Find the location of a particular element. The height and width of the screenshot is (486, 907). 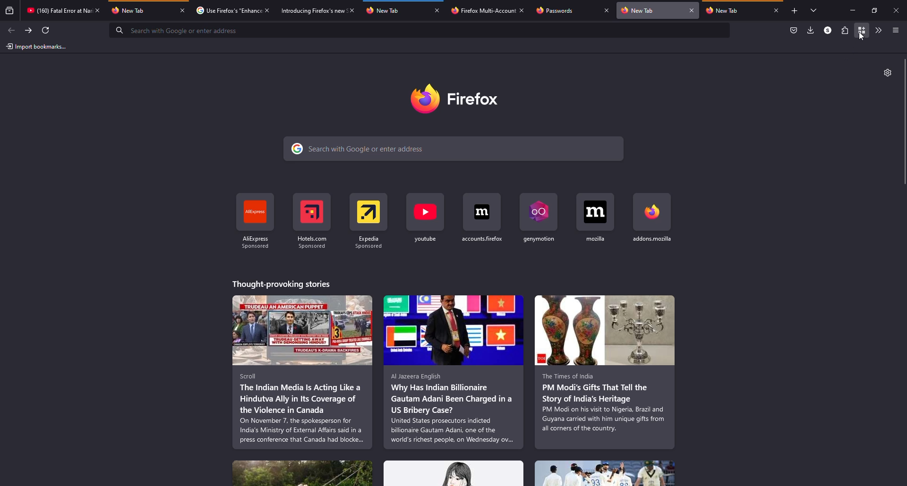

settings is located at coordinates (887, 73).